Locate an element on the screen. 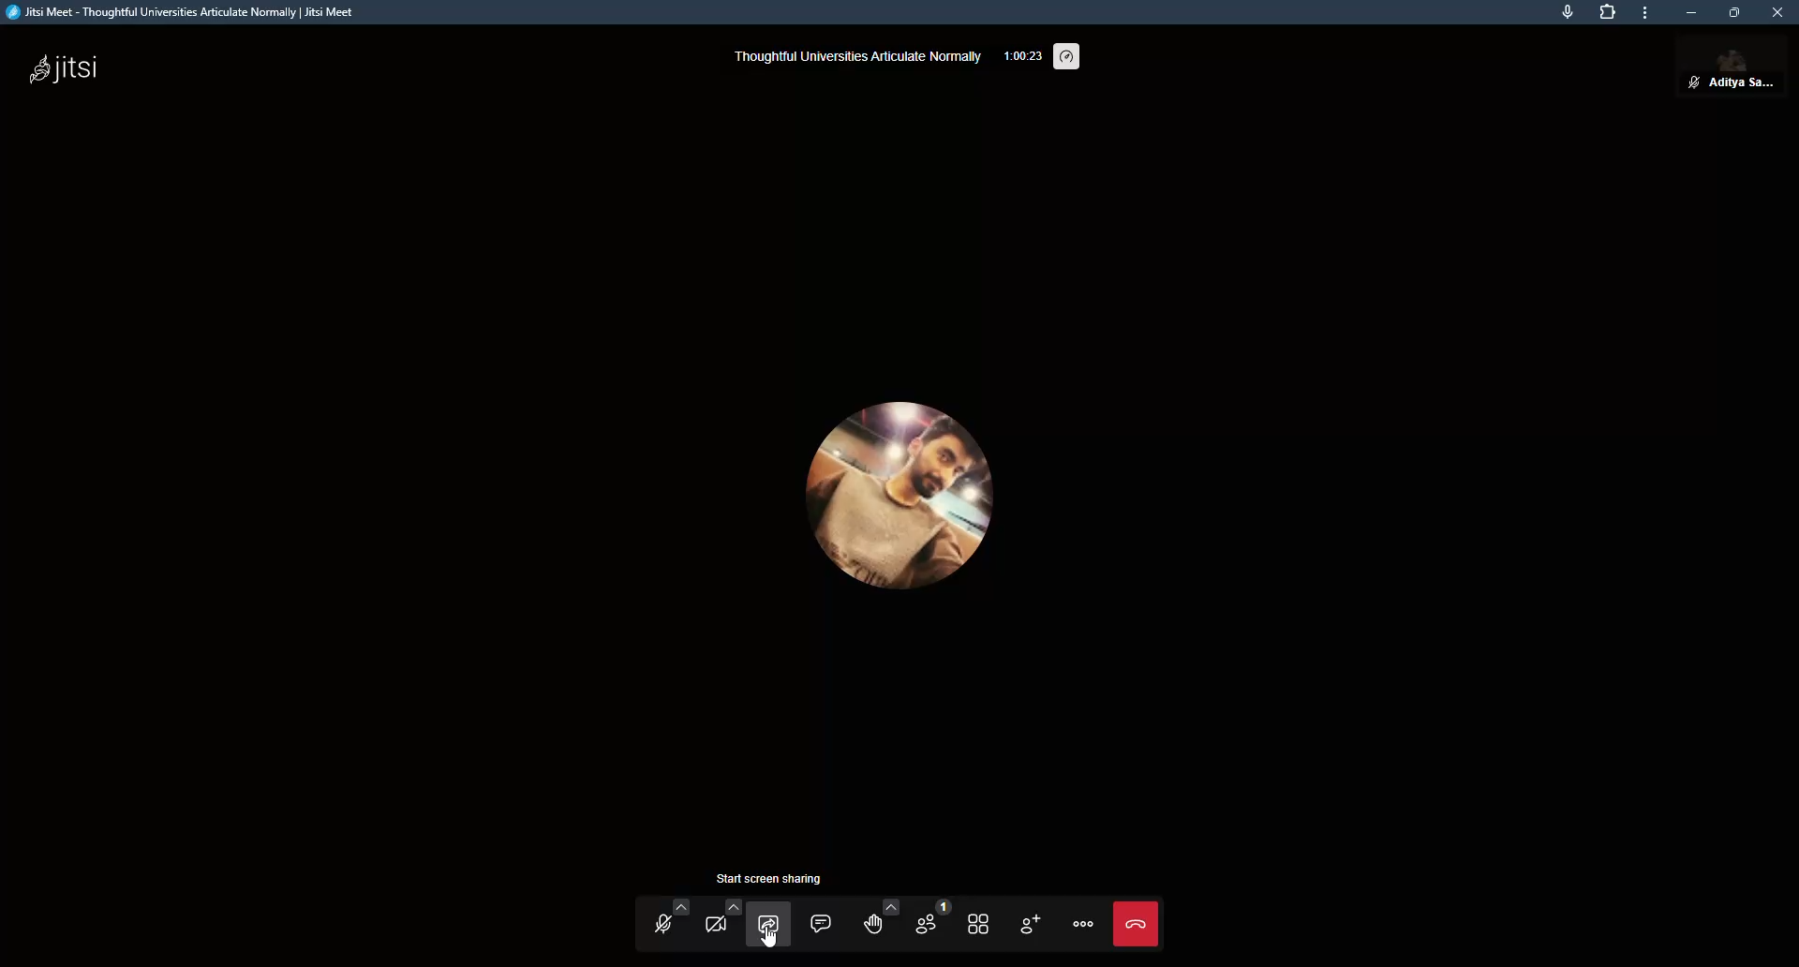 The width and height of the screenshot is (1799, 967). aditya sarkar is located at coordinates (1702, 72).